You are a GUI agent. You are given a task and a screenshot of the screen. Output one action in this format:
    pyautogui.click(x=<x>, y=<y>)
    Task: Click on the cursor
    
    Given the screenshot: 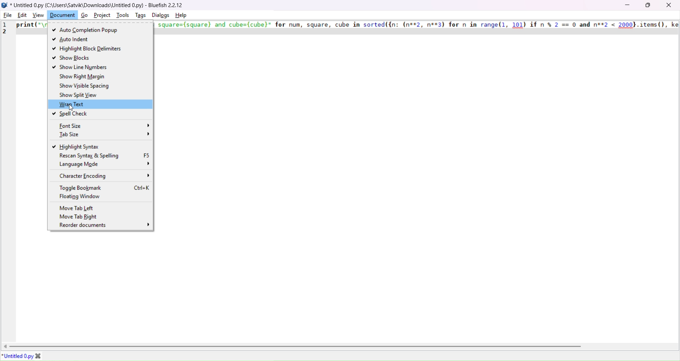 What is the action you would take?
    pyautogui.click(x=70, y=107)
    